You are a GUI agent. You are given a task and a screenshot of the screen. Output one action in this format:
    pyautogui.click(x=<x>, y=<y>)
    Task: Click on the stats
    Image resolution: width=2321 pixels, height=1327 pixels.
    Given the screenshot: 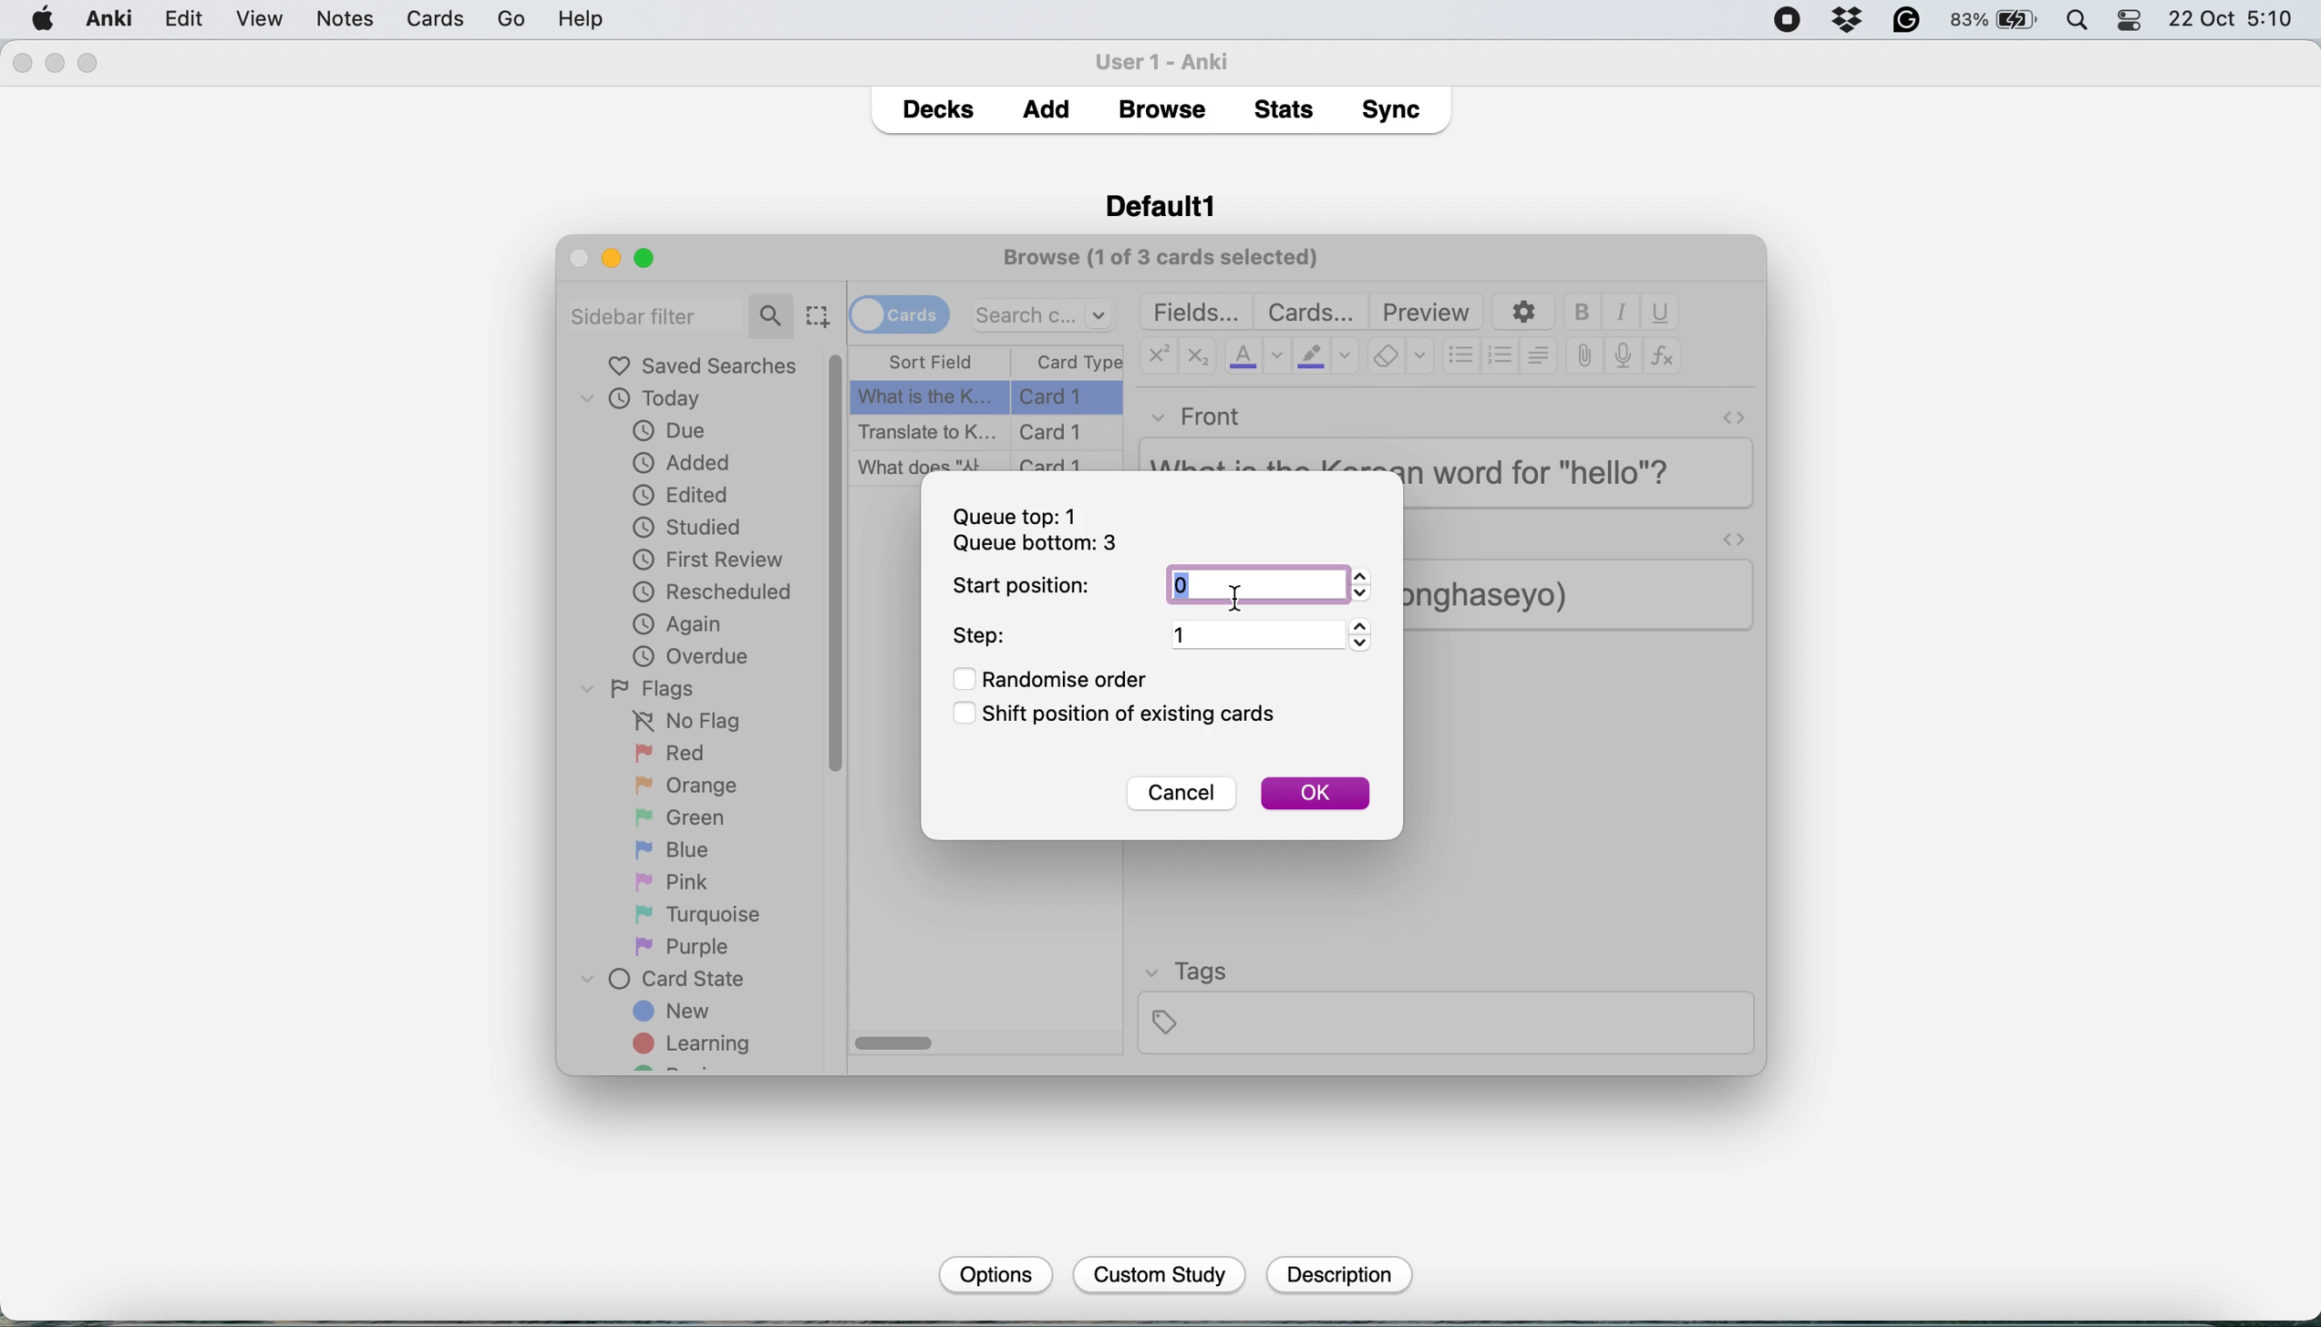 What is the action you would take?
    pyautogui.click(x=1289, y=108)
    